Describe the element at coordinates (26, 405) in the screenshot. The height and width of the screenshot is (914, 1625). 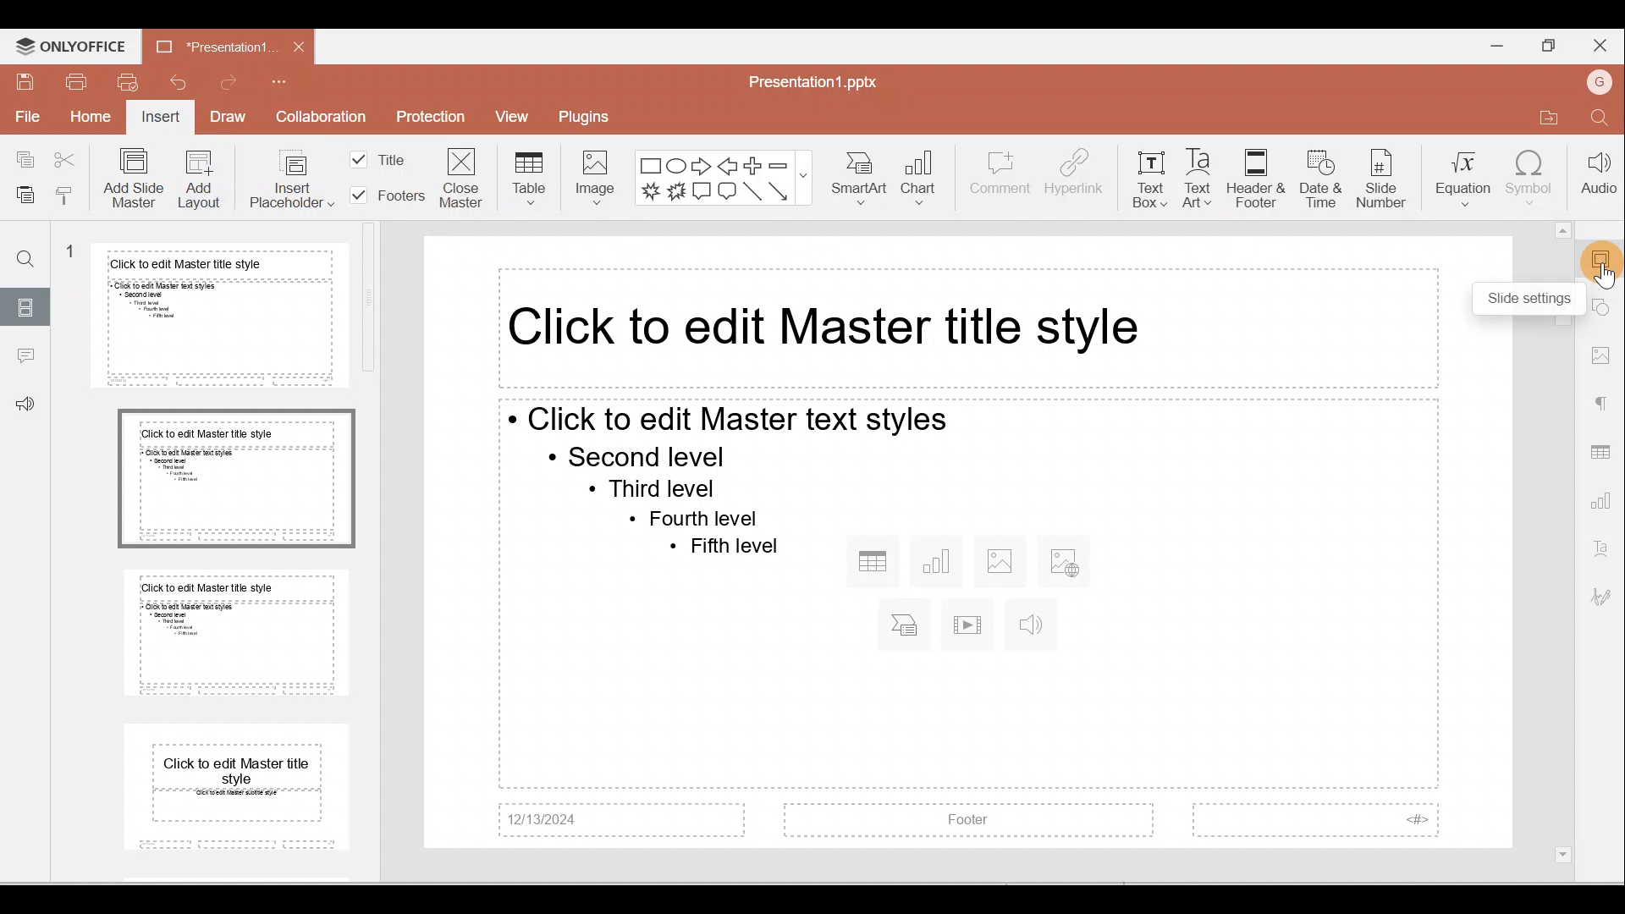
I see `Feedback & support` at that location.